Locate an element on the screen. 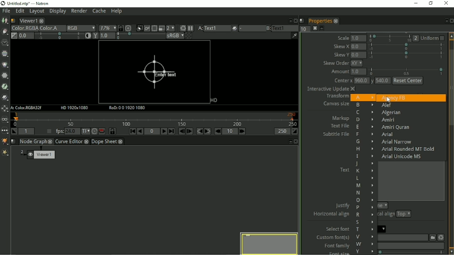 The image size is (454, 255). Gain is located at coordinates (25, 35).